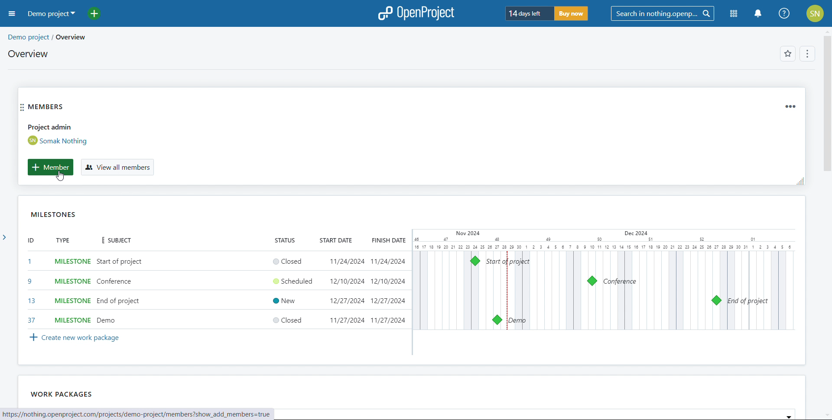 This screenshot has height=420, width=832. I want to click on calendar view, so click(603, 279).